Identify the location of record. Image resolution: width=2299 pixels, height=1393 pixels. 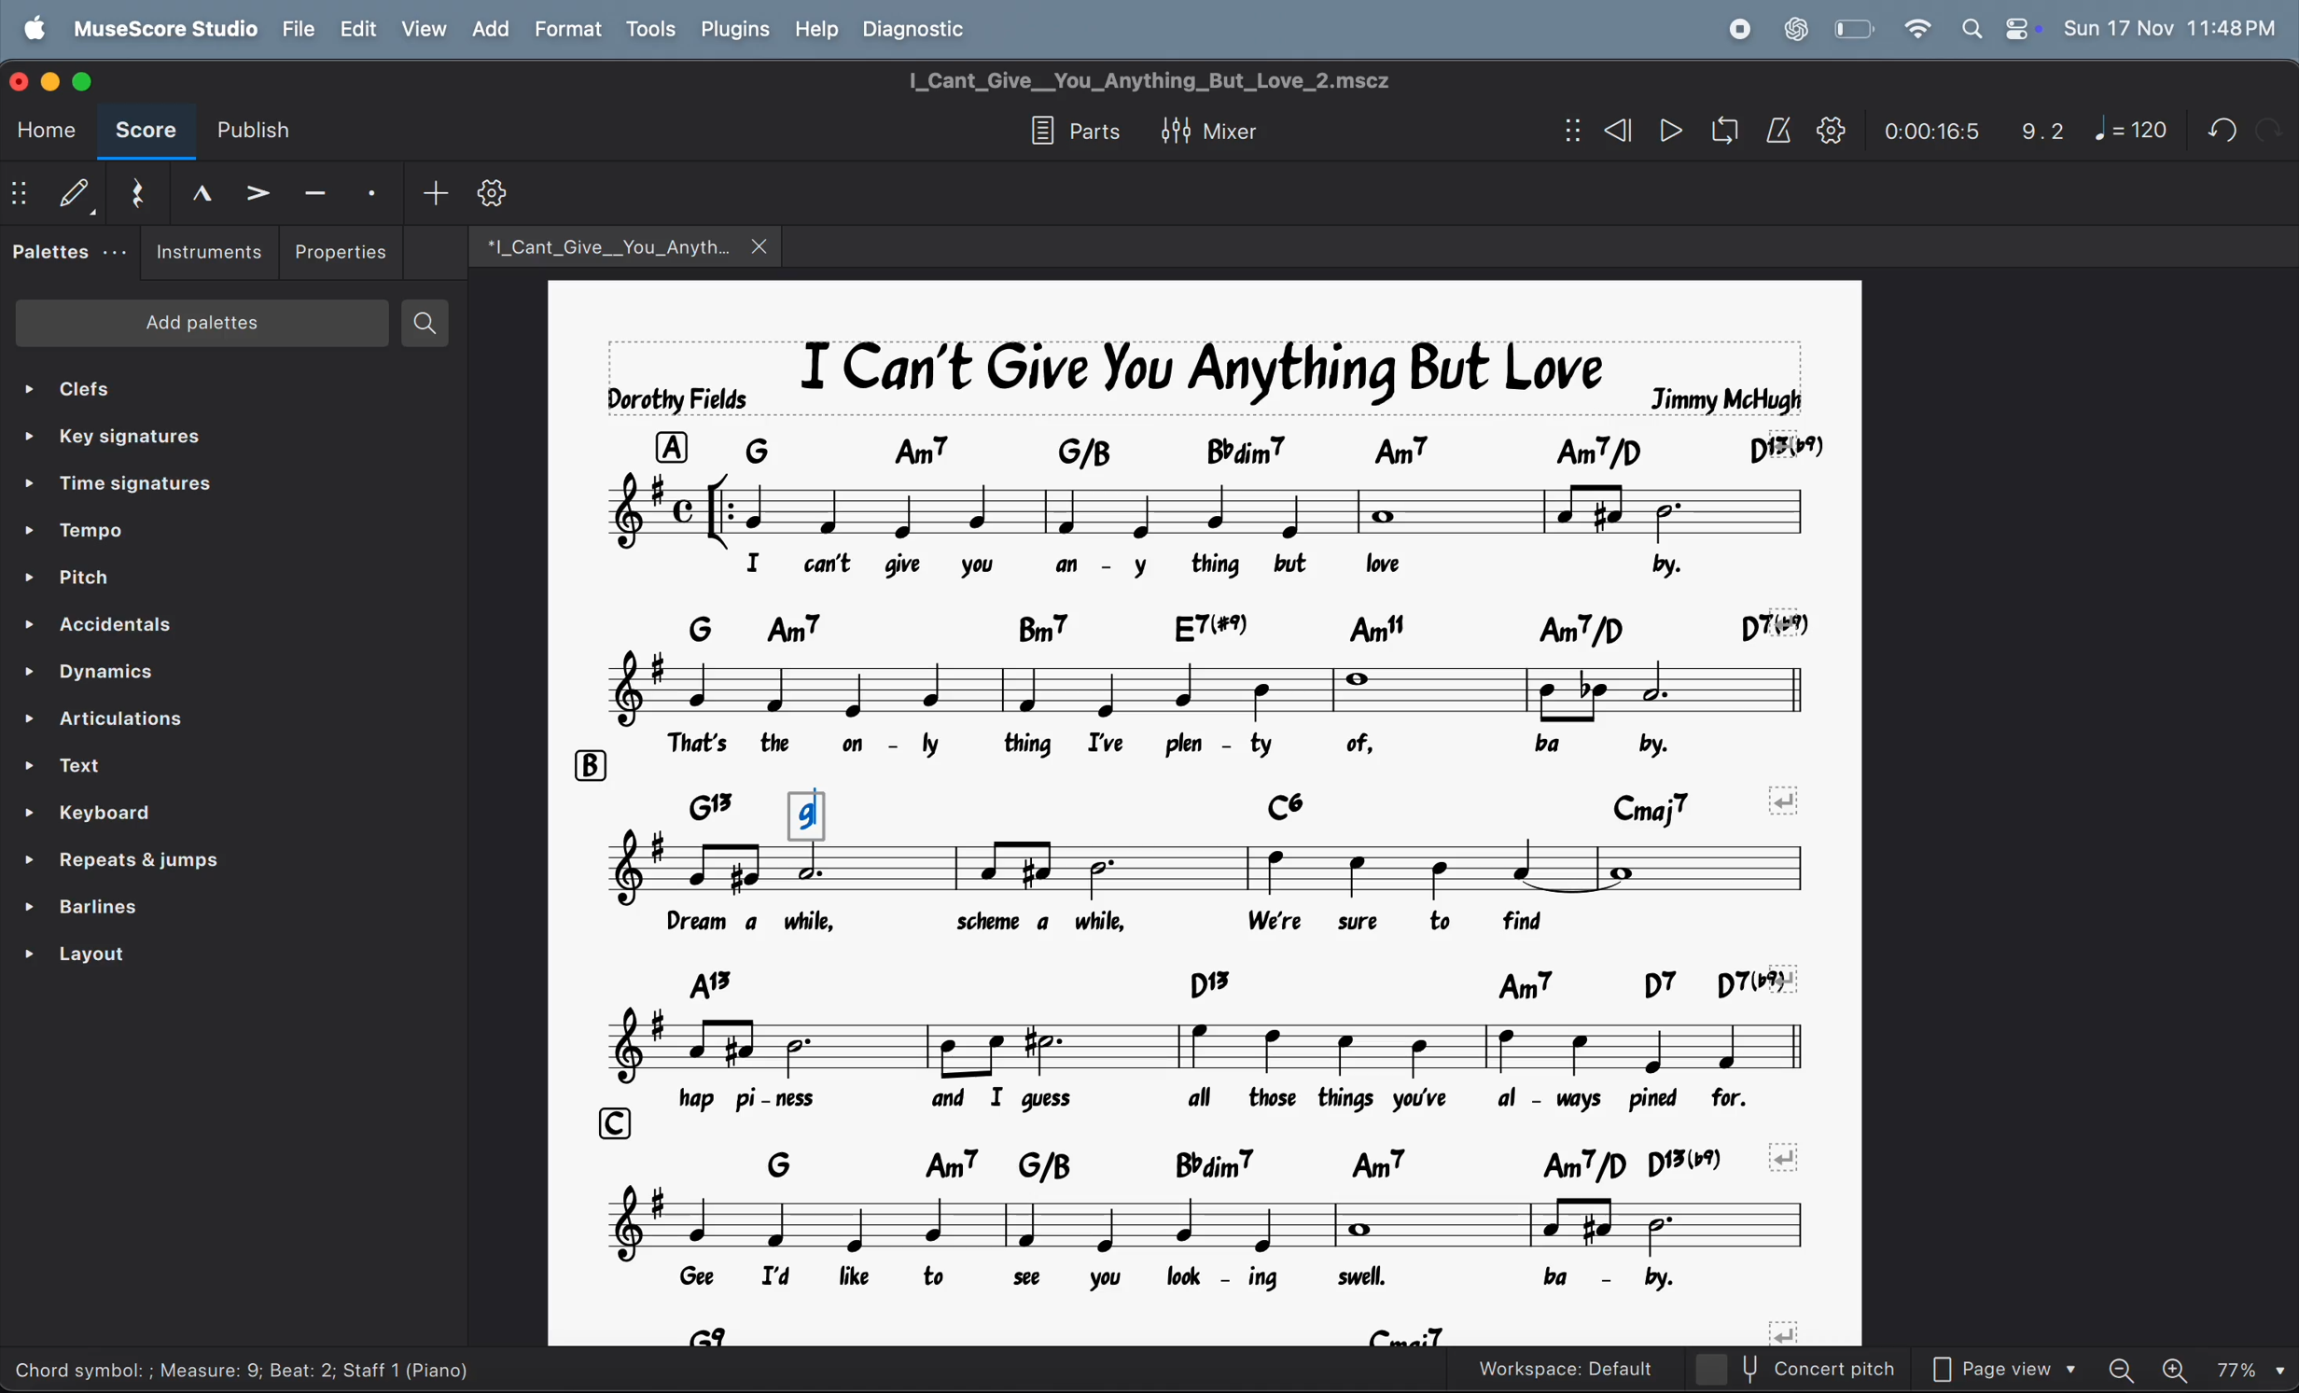
(1737, 31).